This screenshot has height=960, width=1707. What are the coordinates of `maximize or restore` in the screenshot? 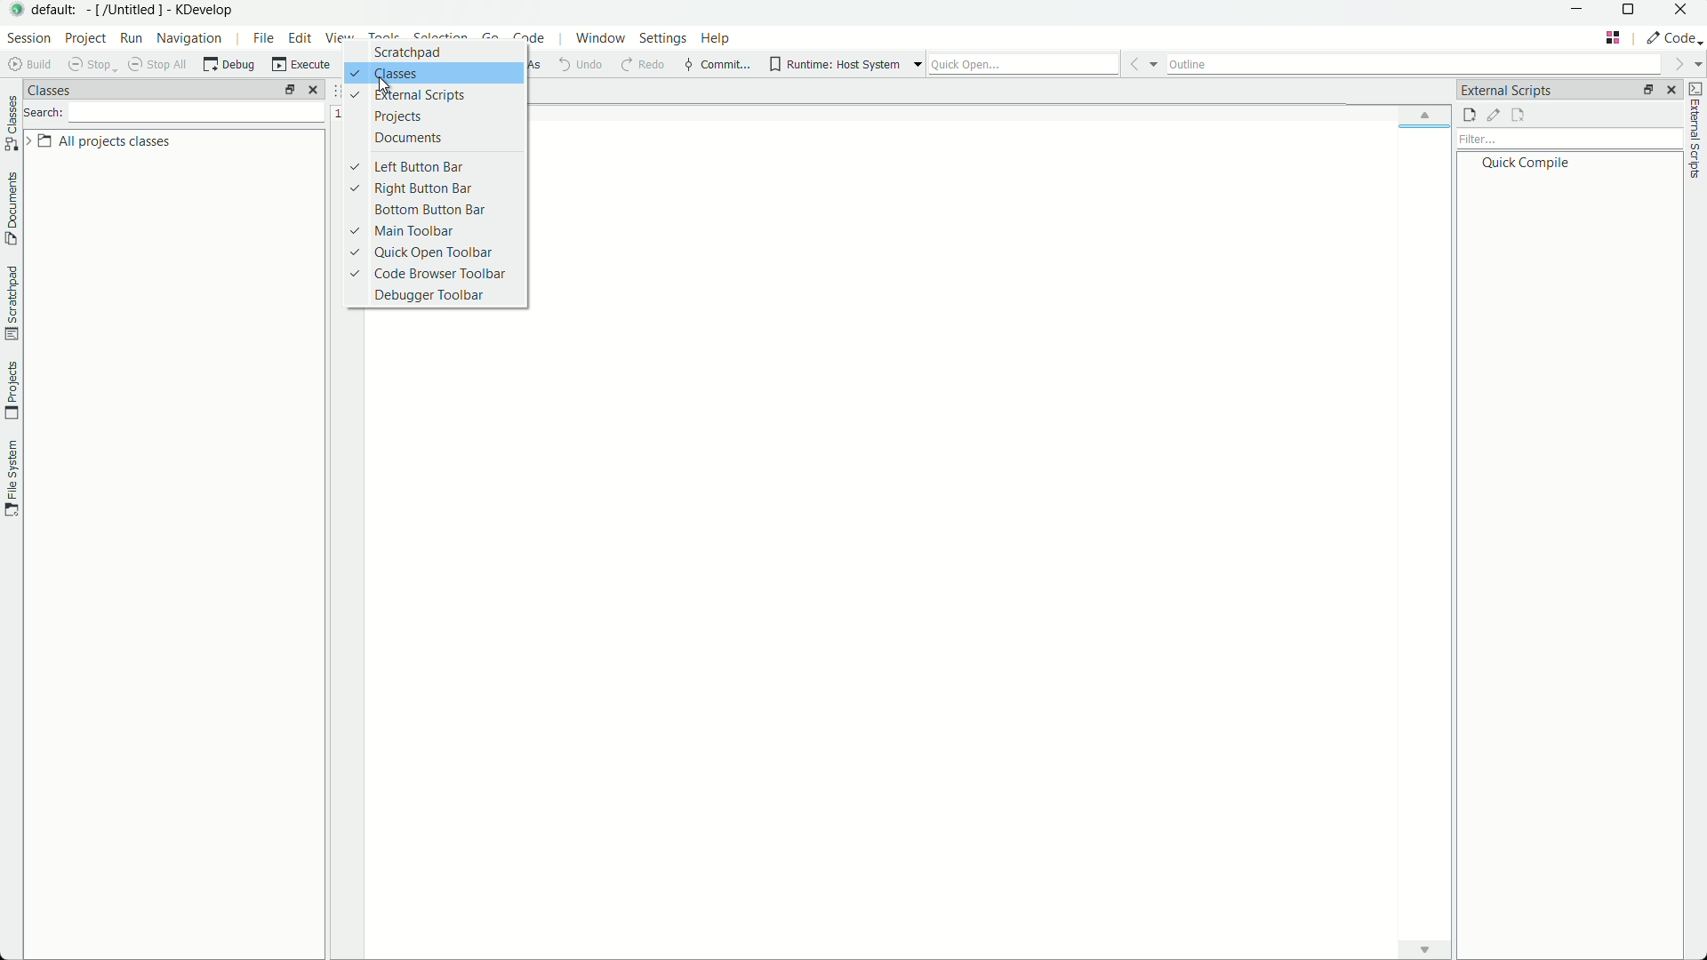 It's located at (1628, 12).